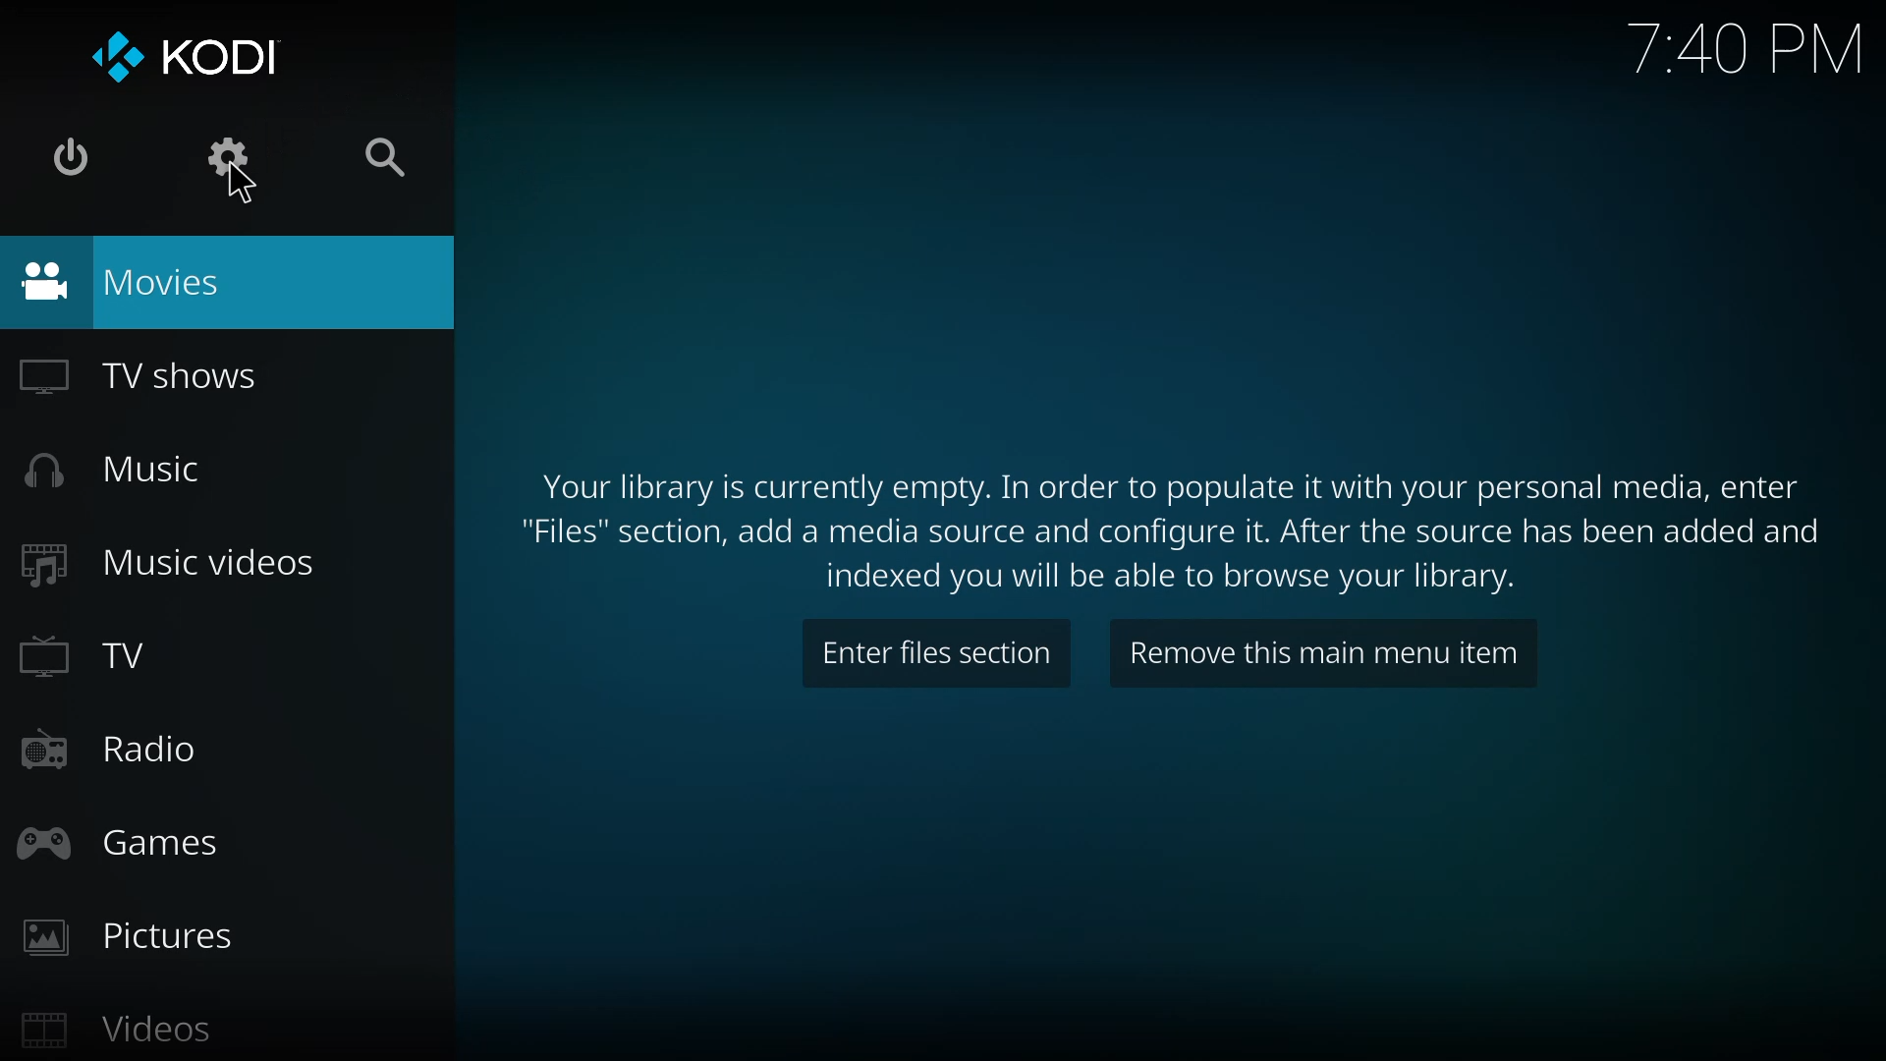  Describe the element at coordinates (934, 653) in the screenshot. I see `enter files section` at that location.